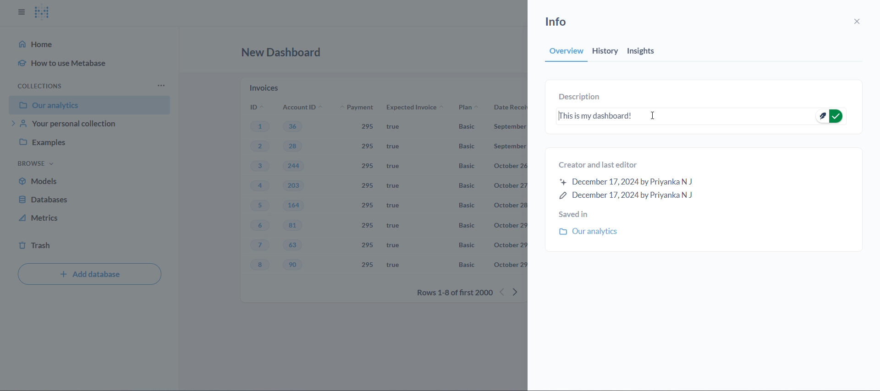  I want to click on next row, so click(521, 291).